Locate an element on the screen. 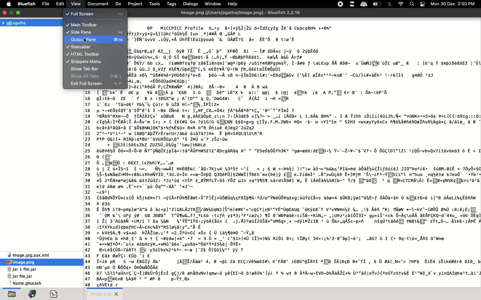 This screenshot has height=300, width=481. project is located at coordinates (135, 4).